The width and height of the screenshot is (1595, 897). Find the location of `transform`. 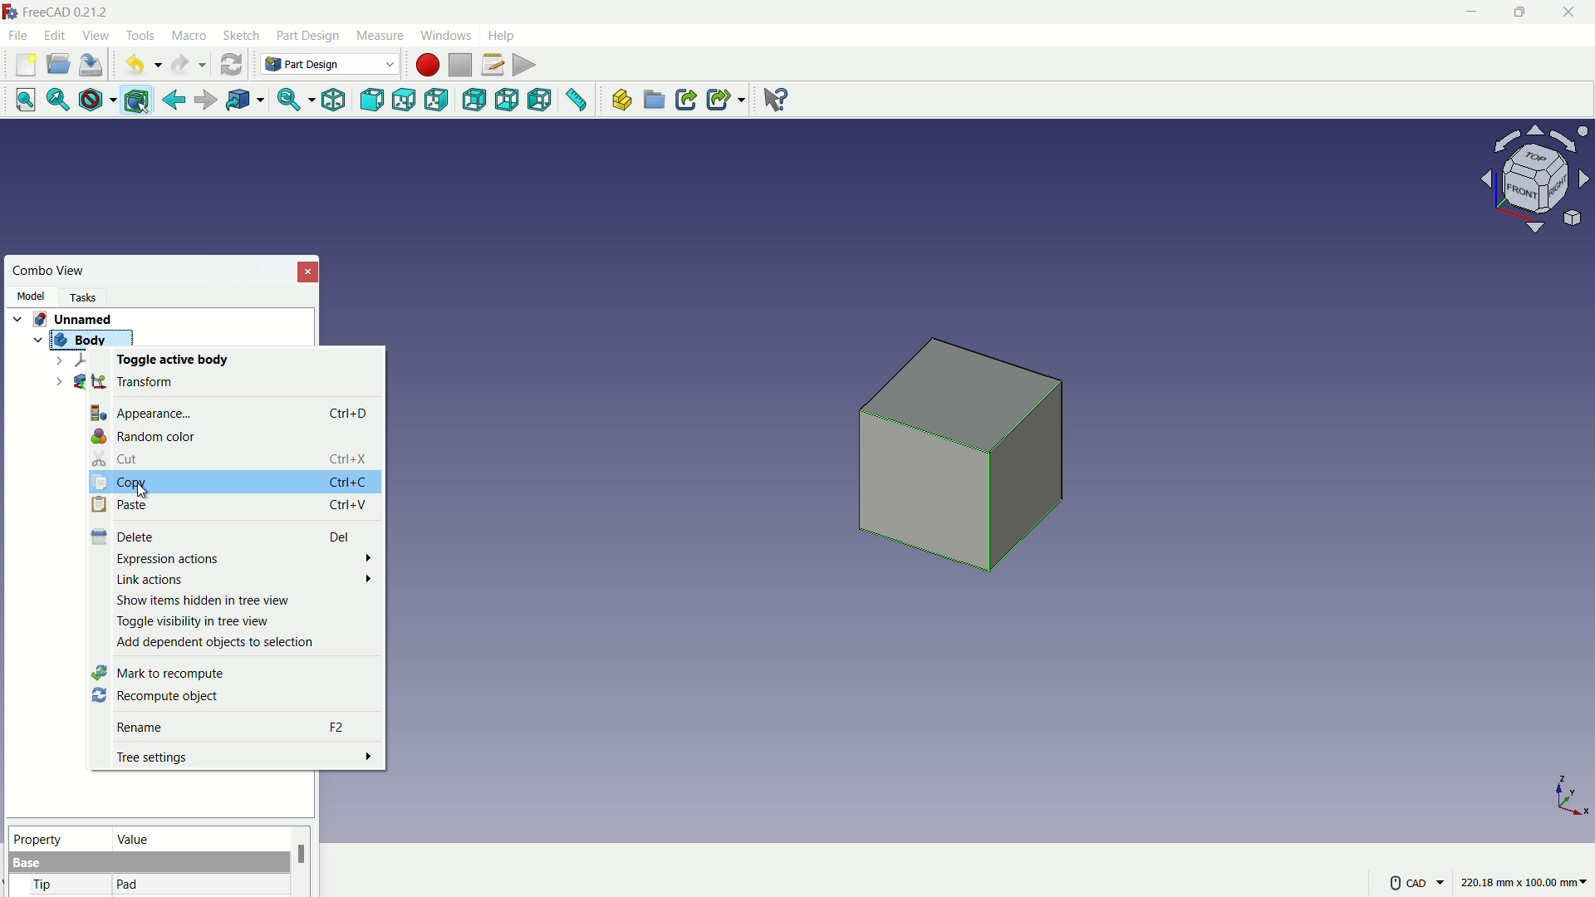

transform is located at coordinates (135, 380).